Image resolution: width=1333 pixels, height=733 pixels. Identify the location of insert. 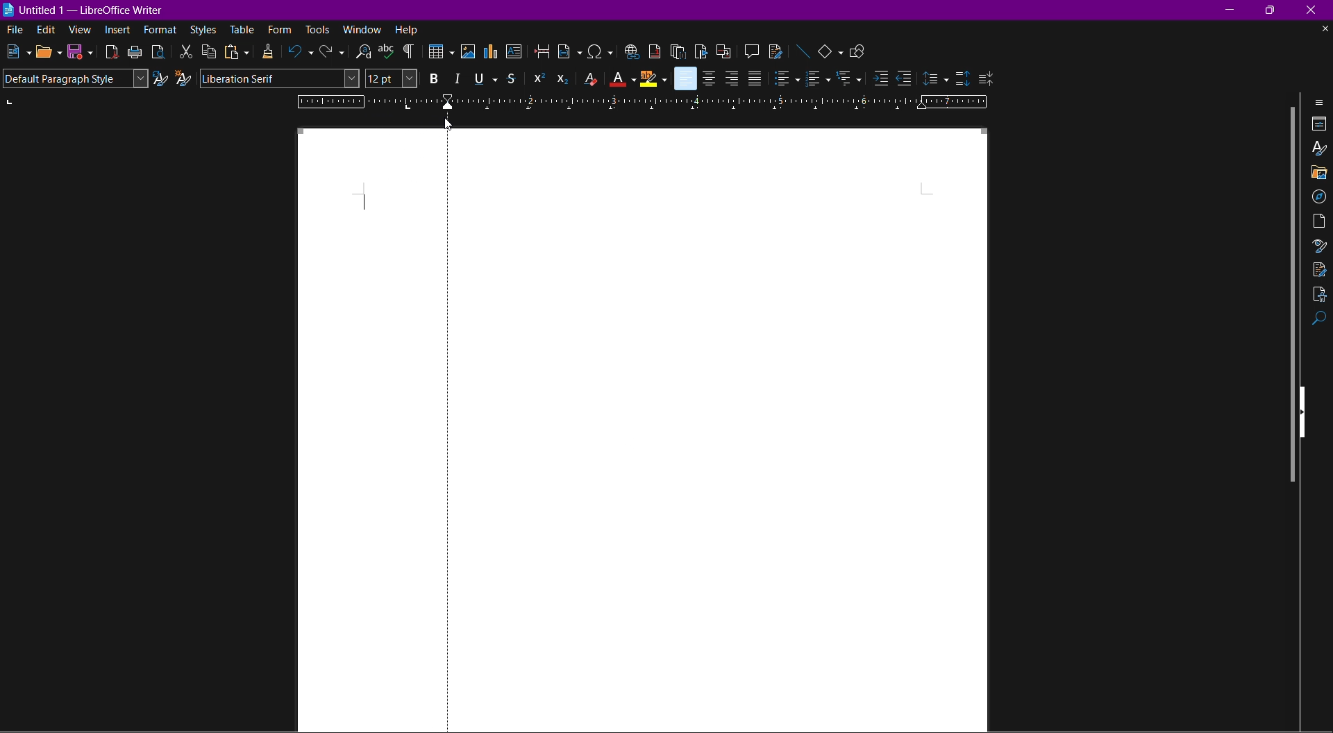
(119, 31).